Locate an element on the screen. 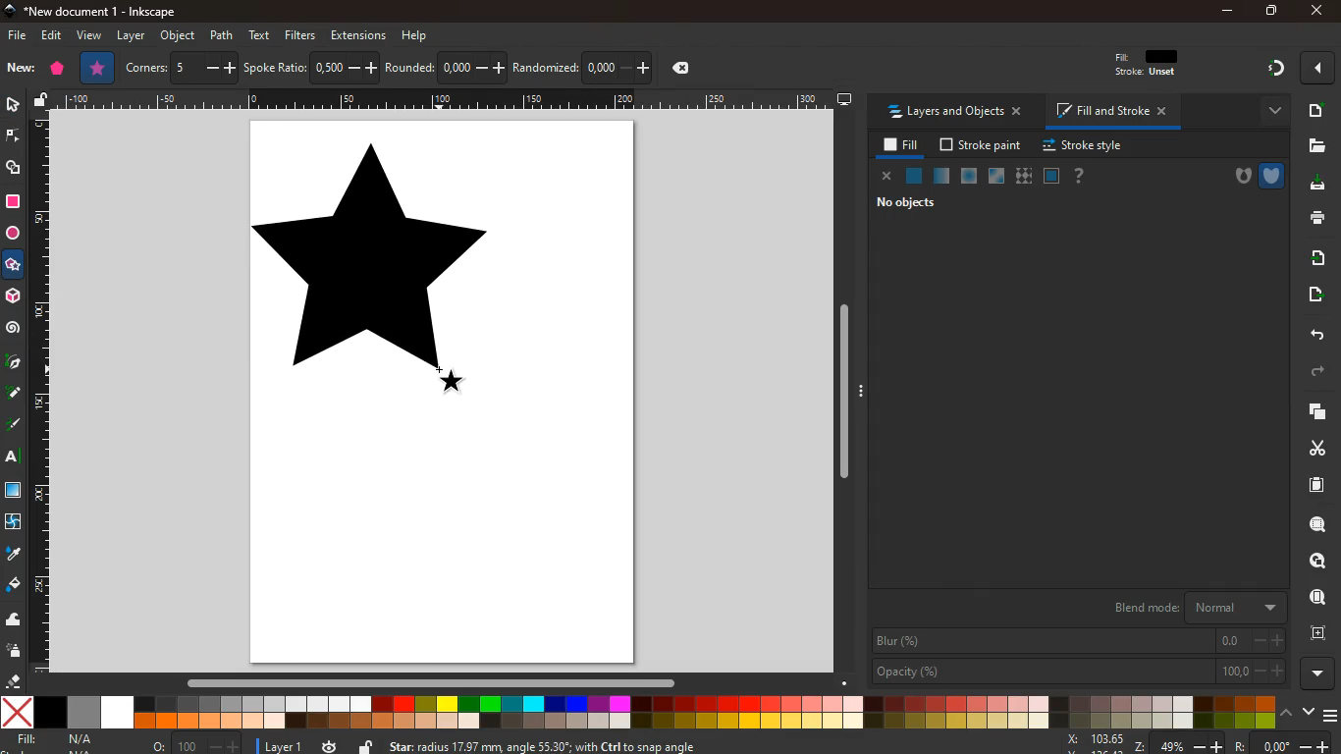 The width and height of the screenshot is (1341, 754). down is located at coordinates (1309, 713).